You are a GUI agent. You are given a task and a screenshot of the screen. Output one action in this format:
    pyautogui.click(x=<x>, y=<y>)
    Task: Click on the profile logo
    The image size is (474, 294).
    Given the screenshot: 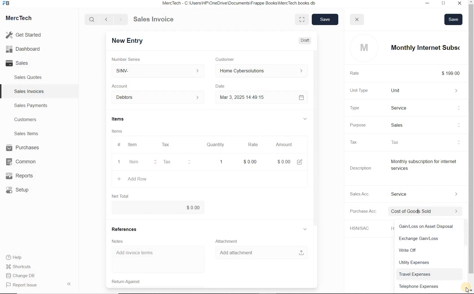 What is the action you would take?
    pyautogui.click(x=363, y=48)
    